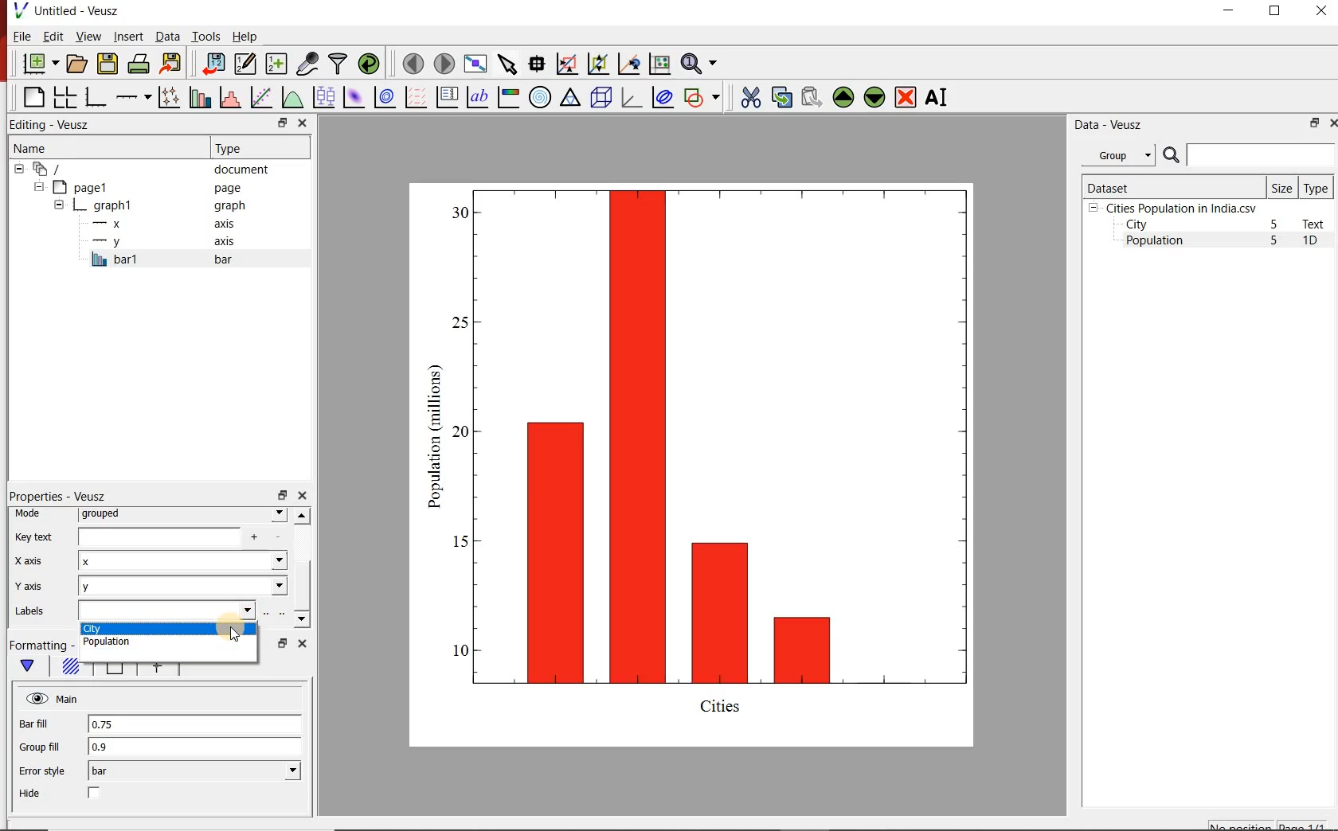 The height and width of the screenshot is (831, 1338). What do you see at coordinates (244, 64) in the screenshot?
I see `edit and enter new datasets` at bounding box center [244, 64].